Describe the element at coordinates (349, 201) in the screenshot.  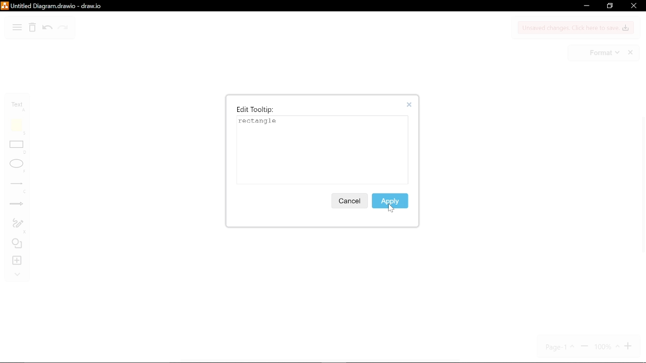
I see `cancel` at that location.